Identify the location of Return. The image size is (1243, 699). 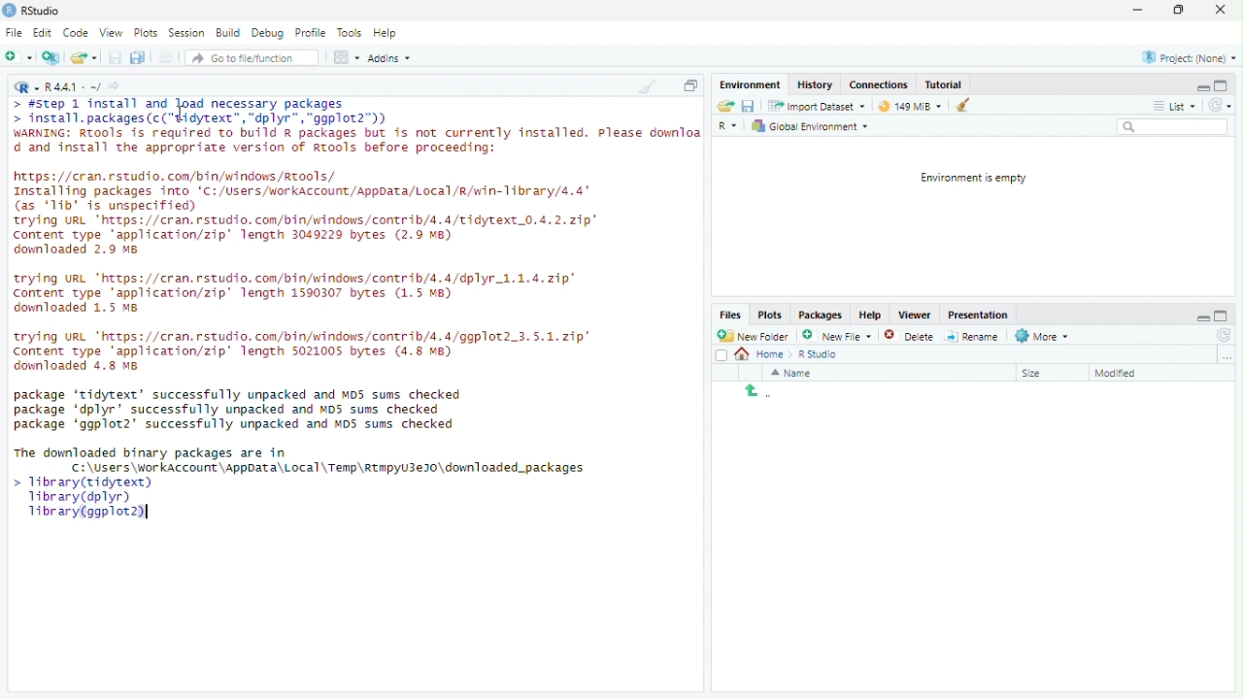
(758, 392).